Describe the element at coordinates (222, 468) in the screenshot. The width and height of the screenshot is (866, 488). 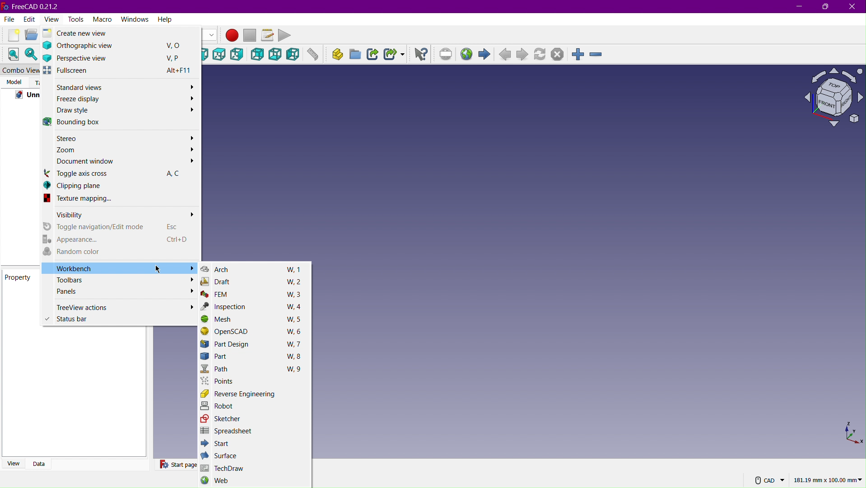
I see `TechDraw` at that location.